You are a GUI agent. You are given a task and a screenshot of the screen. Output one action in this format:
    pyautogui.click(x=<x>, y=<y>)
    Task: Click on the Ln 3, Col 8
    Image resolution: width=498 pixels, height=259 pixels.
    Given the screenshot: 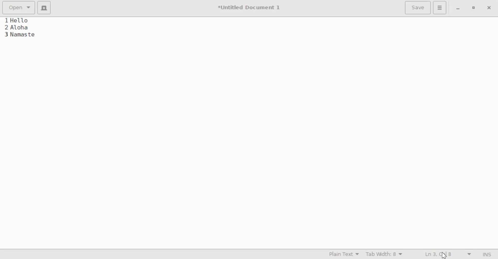 What is the action you would take?
    pyautogui.click(x=448, y=254)
    